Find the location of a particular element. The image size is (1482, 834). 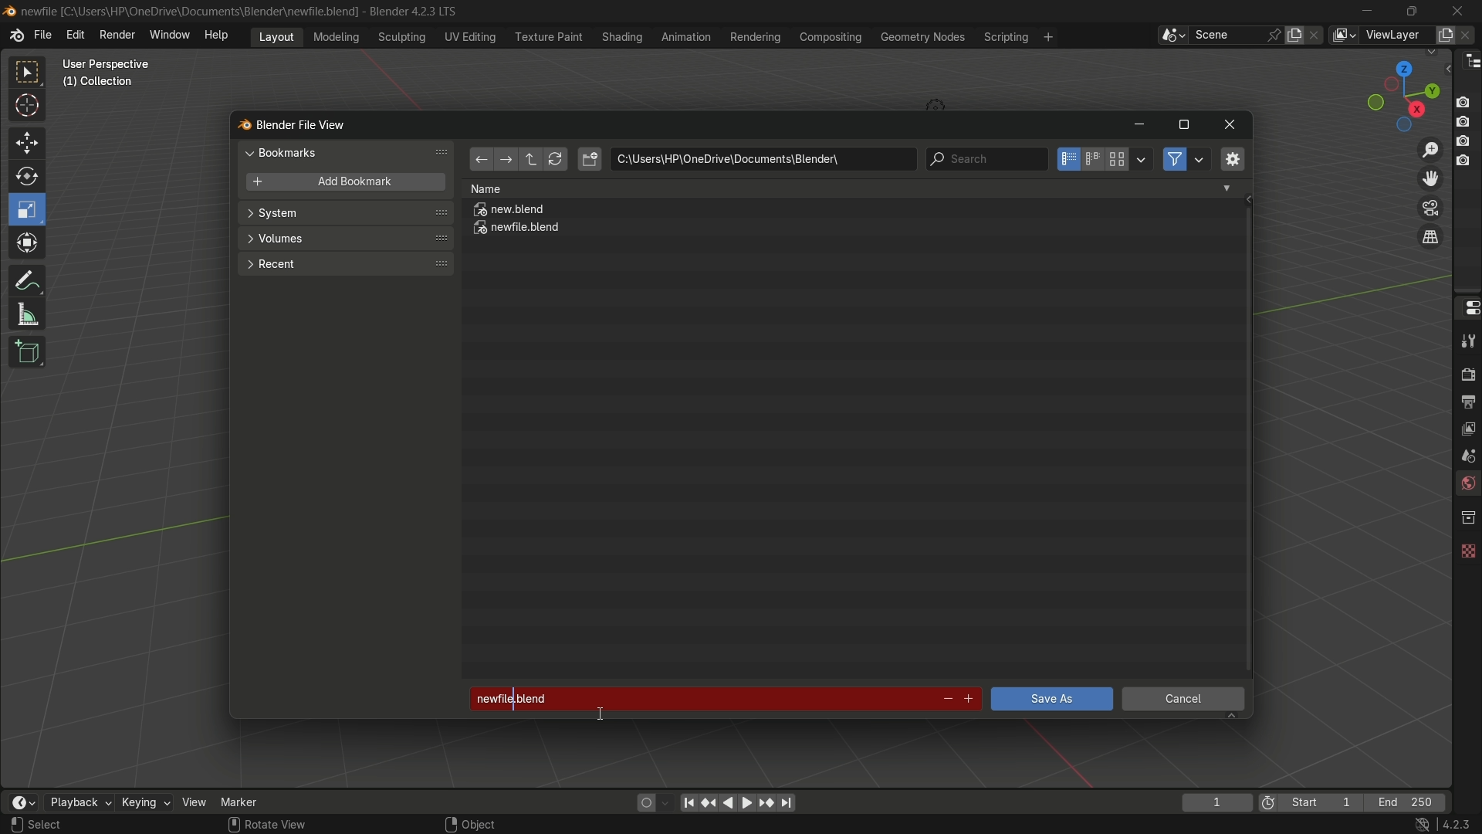

collections is located at coordinates (1467, 517).